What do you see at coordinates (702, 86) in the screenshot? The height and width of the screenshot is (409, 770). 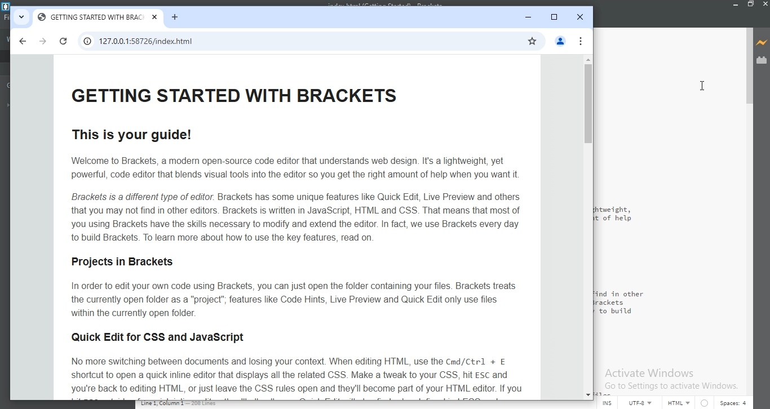 I see `cursor` at bounding box center [702, 86].